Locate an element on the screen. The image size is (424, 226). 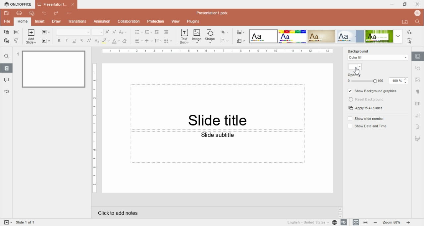
plugins is located at coordinates (194, 22).